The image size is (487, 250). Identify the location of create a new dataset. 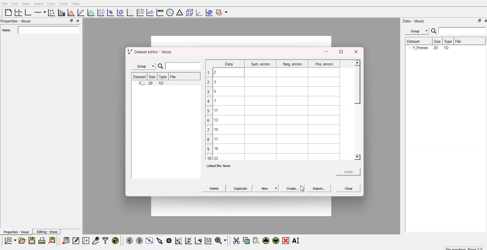
(86, 241).